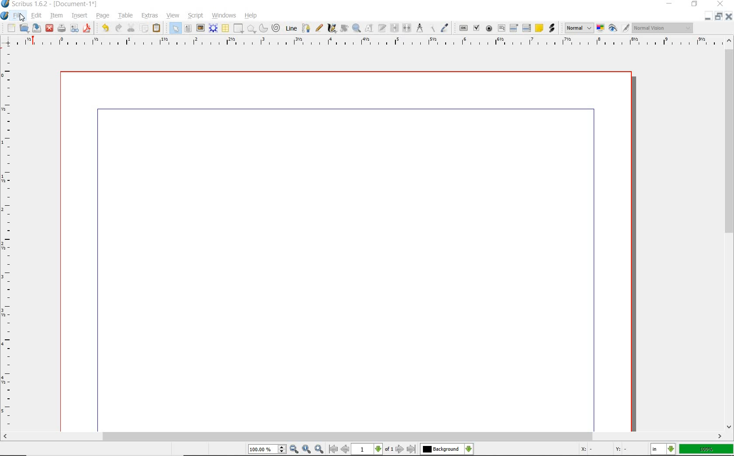 Image resolution: width=734 pixels, height=456 pixels. Describe the element at coordinates (393, 29) in the screenshot. I see `link text frames` at that location.